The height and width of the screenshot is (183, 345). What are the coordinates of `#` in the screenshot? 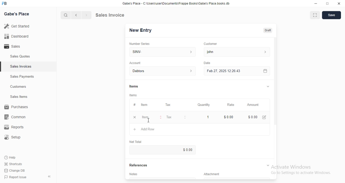 It's located at (134, 105).